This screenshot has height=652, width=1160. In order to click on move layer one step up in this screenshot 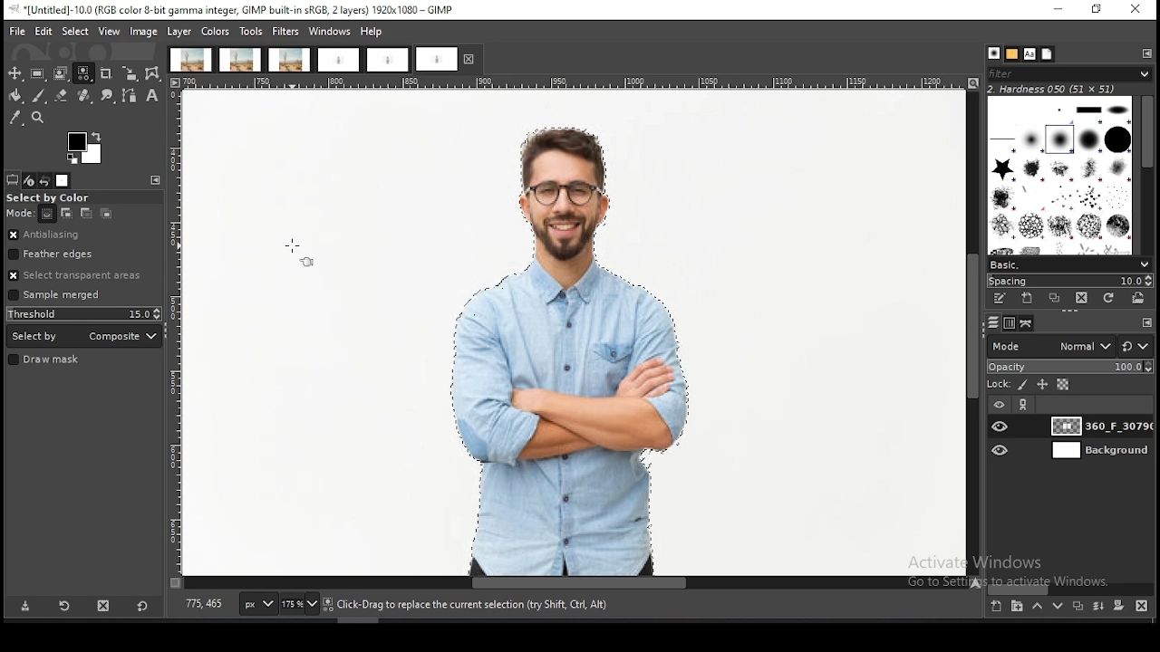, I will do `click(1037, 606)`.